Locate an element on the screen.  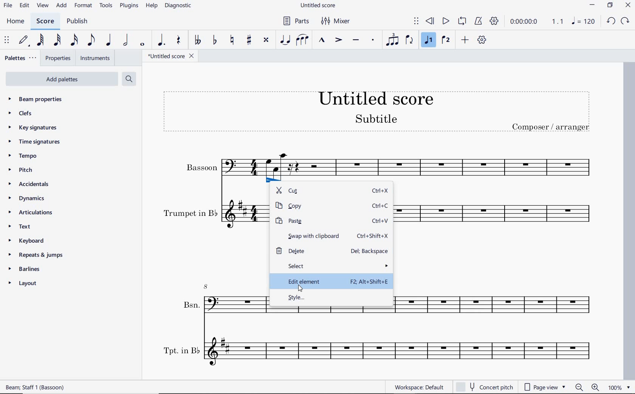
quarter note is located at coordinates (109, 40).